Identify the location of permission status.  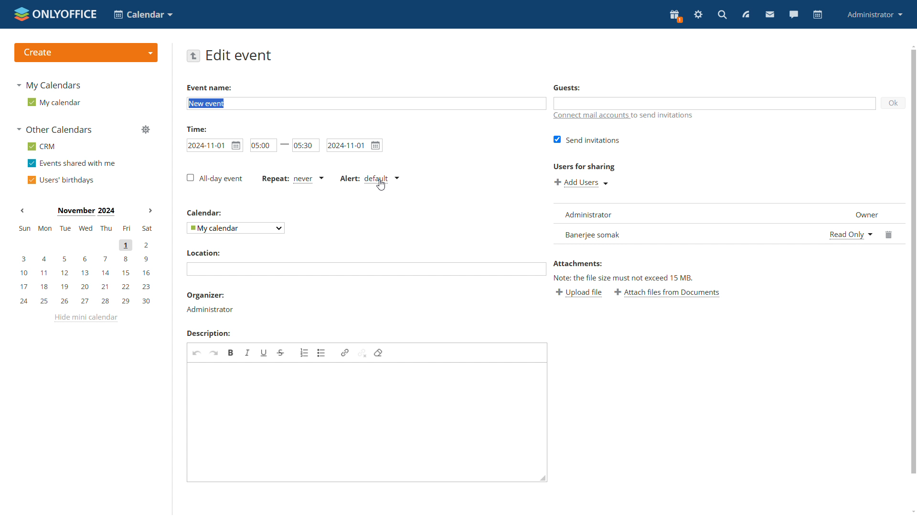
(851, 234).